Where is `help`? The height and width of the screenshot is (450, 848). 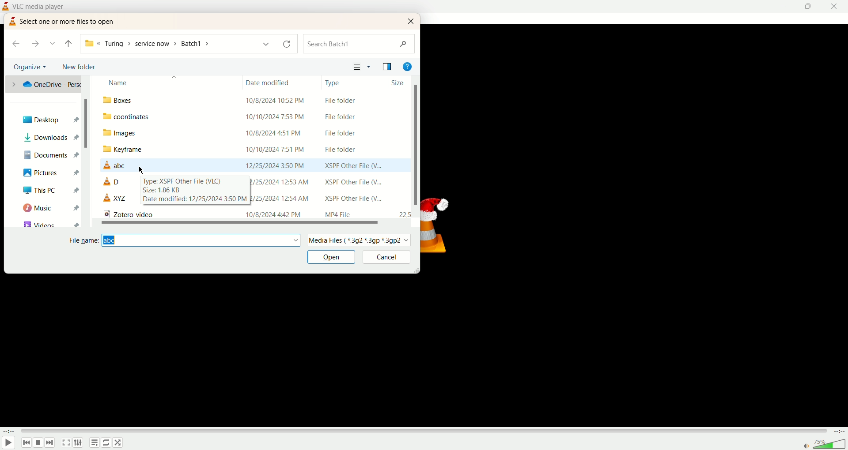
help is located at coordinates (408, 66).